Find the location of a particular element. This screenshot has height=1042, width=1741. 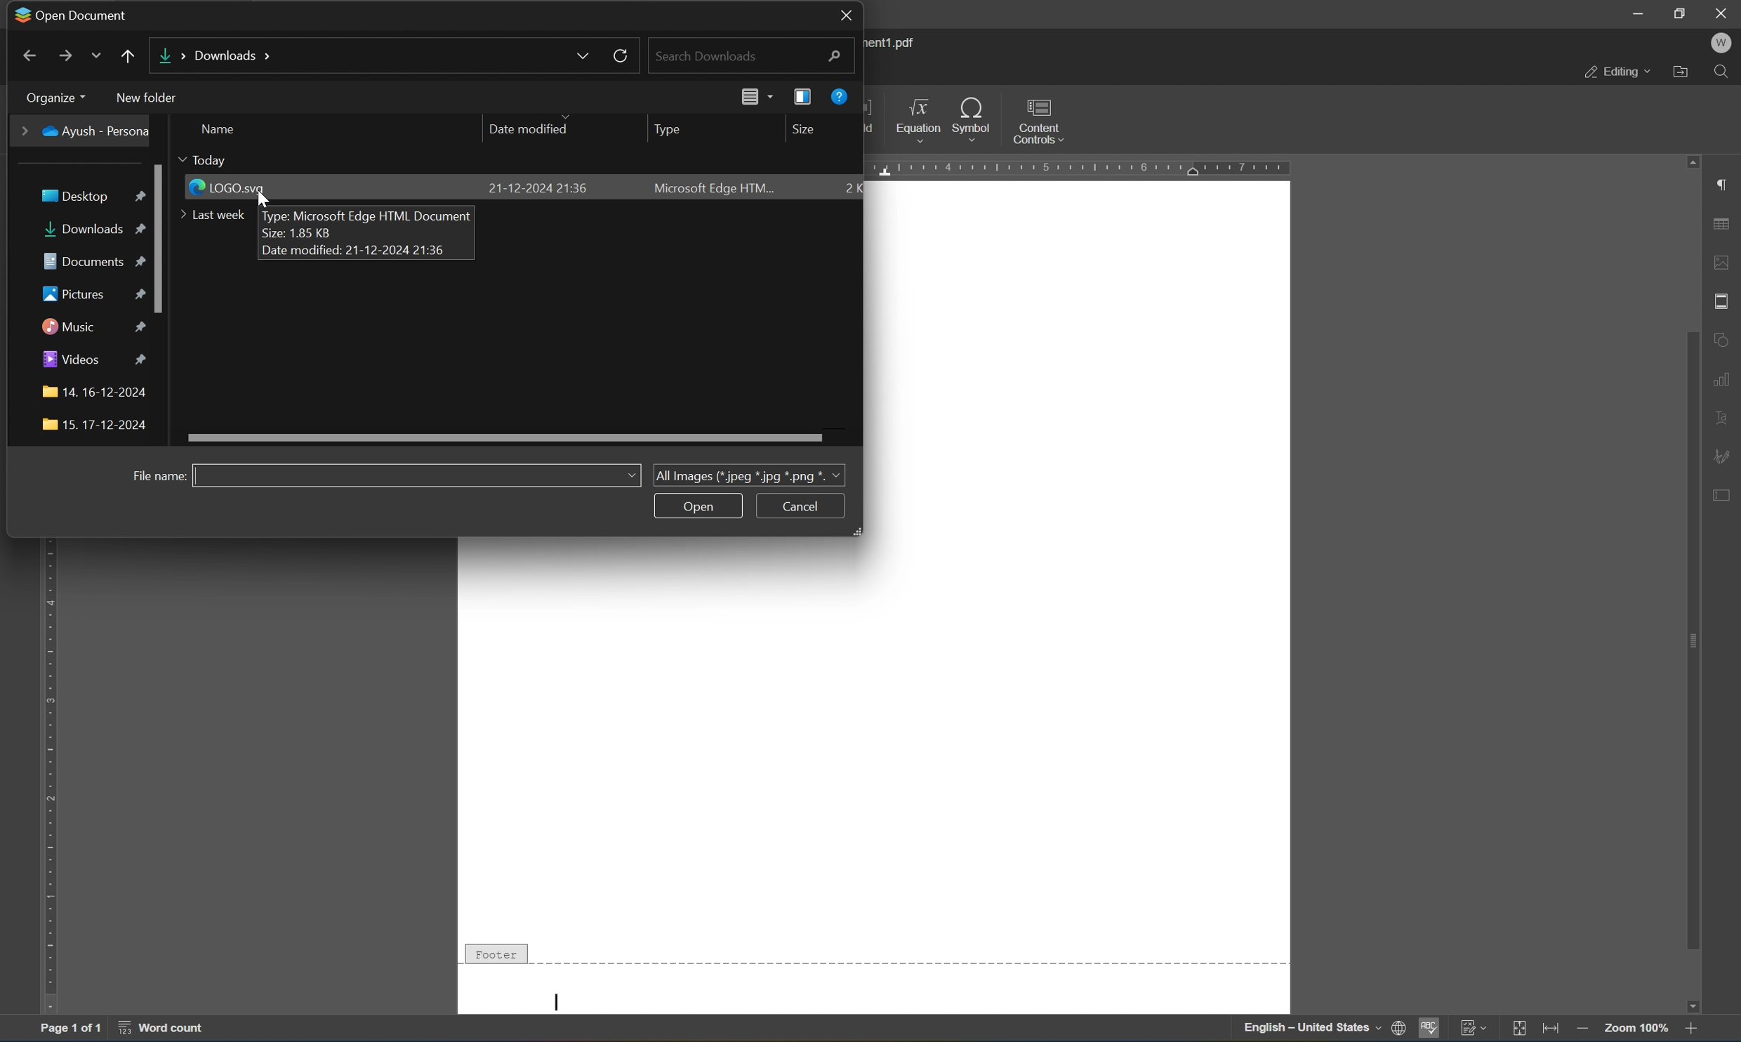

filename is located at coordinates (159, 475).